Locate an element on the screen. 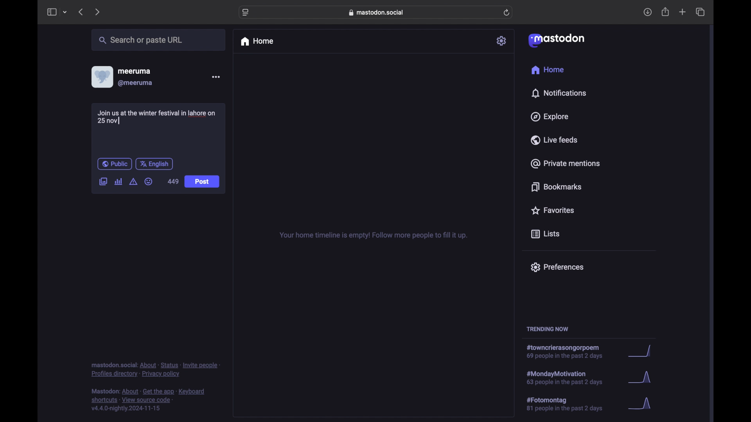 This screenshot has width=751, height=422. live feeds is located at coordinates (555, 140).